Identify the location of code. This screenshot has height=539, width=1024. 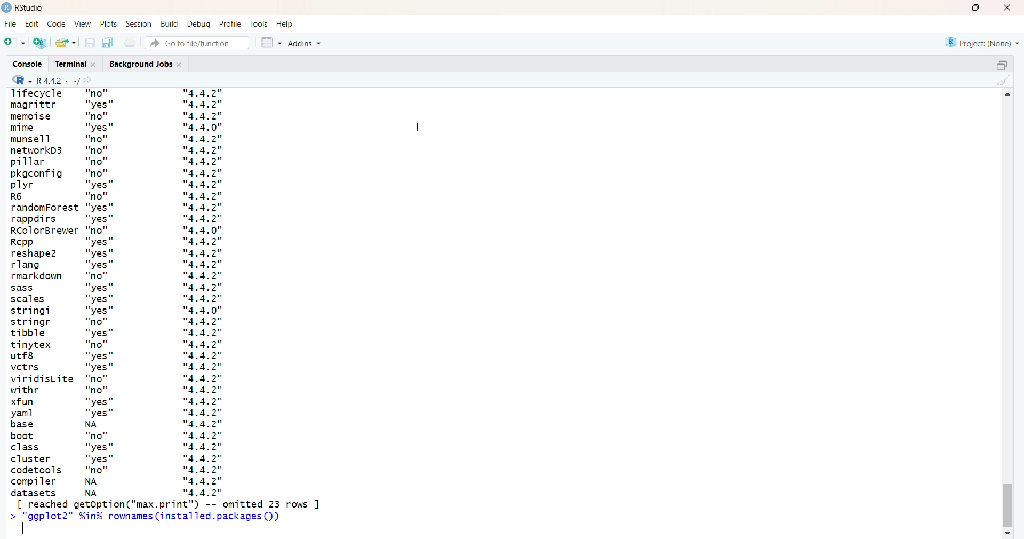
(56, 24).